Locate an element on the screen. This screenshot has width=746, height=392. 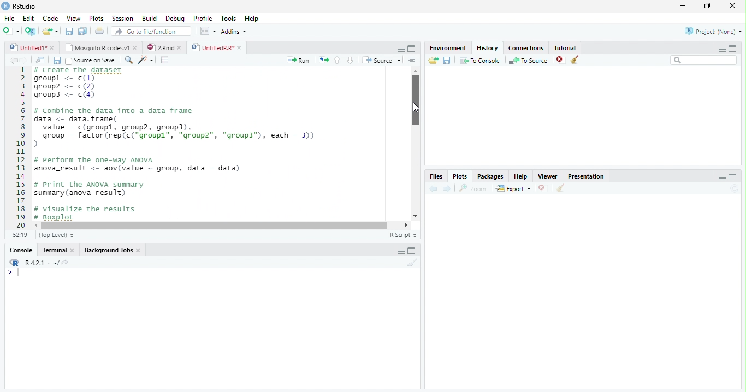
Project (None) is located at coordinates (713, 31).